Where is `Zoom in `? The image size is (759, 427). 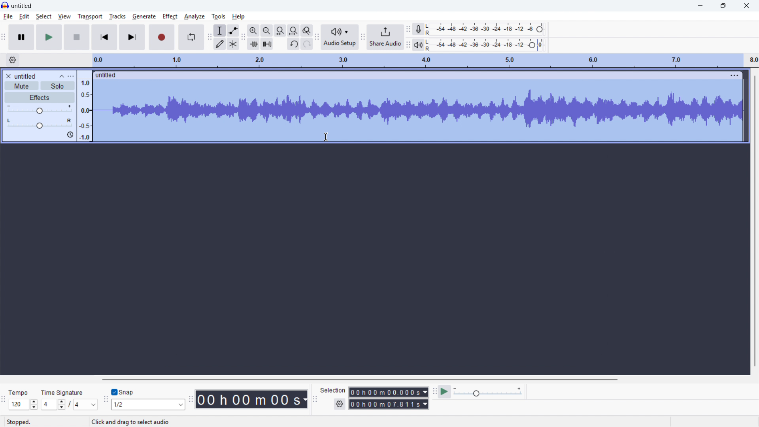 Zoom in  is located at coordinates (253, 30).